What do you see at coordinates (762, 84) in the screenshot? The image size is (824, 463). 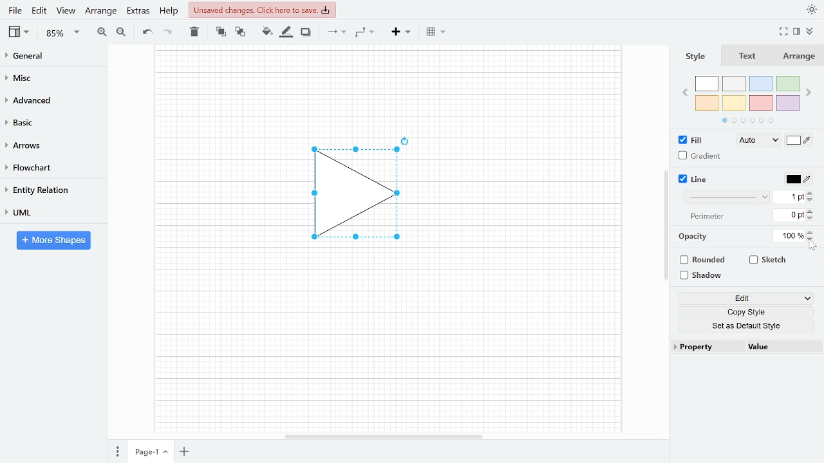 I see `blue` at bounding box center [762, 84].